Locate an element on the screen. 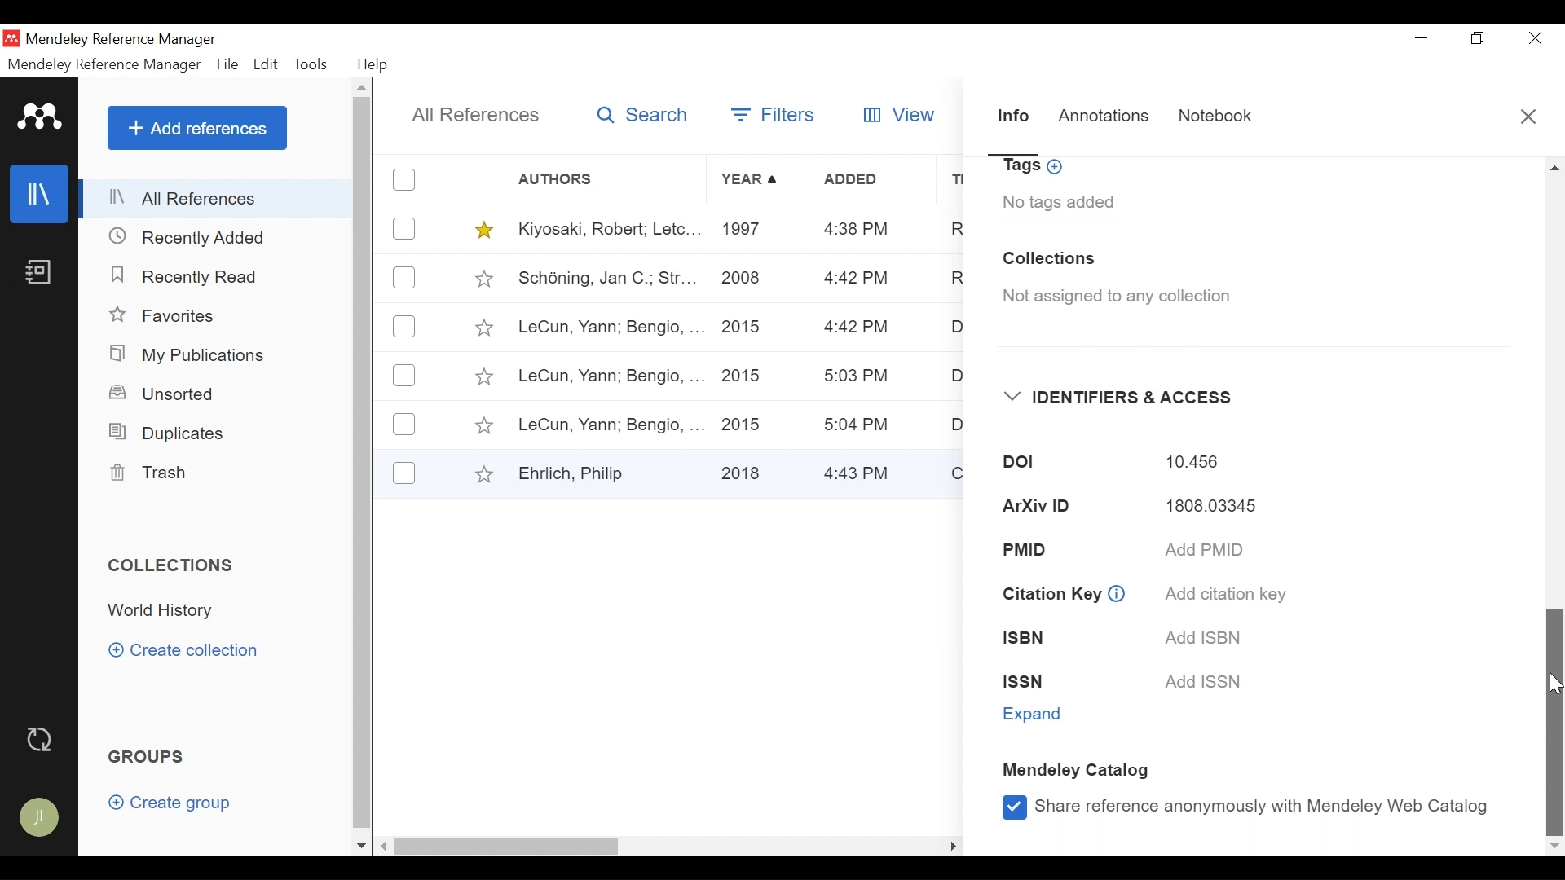  Add Tags is located at coordinates (1035, 168).